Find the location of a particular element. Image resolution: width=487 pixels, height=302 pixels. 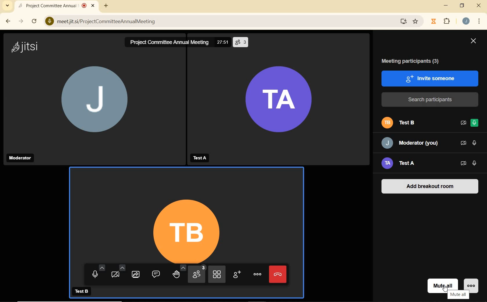

Project Committee Annual Meeting is located at coordinates (168, 42).